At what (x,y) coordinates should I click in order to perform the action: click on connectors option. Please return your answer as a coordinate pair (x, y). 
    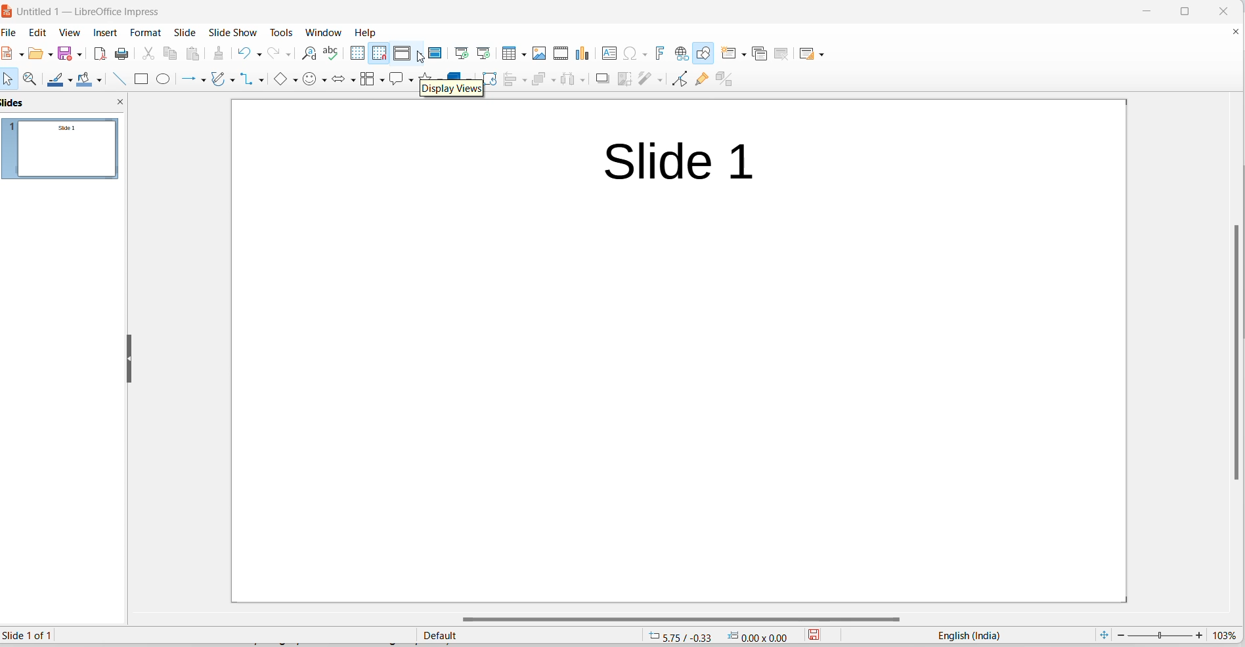
    Looking at the image, I should click on (263, 80).